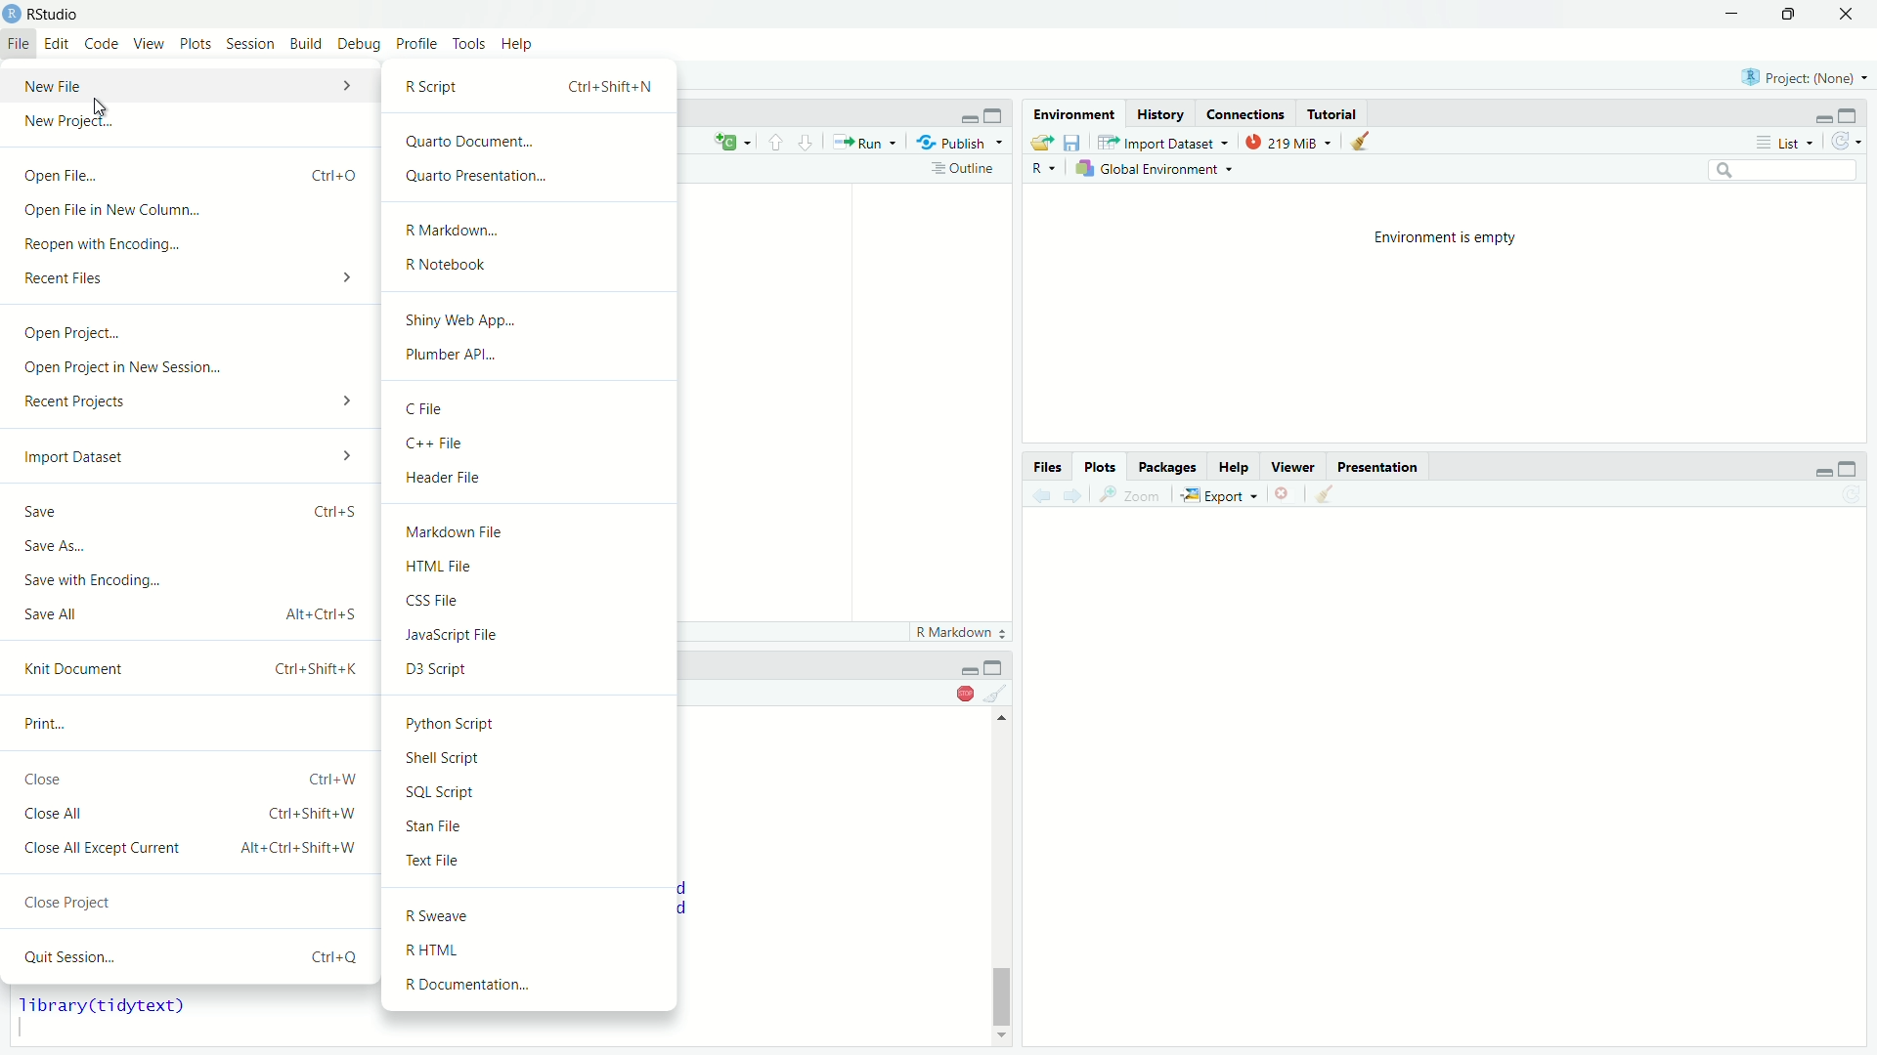  What do you see at coordinates (1076, 496) in the screenshot?
I see `next plot` at bounding box center [1076, 496].